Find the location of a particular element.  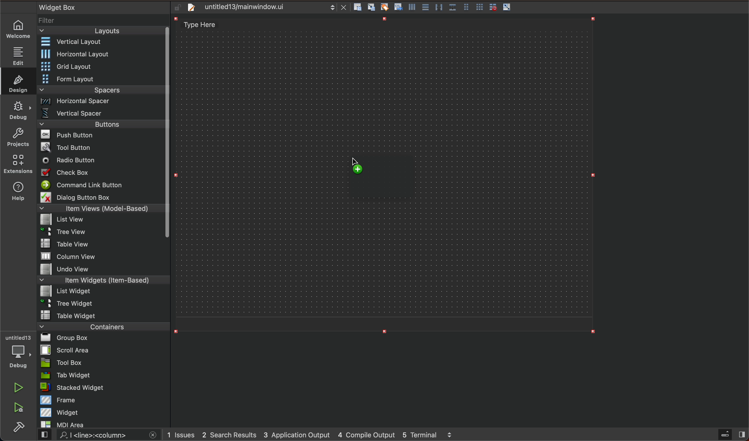

 is located at coordinates (508, 8).